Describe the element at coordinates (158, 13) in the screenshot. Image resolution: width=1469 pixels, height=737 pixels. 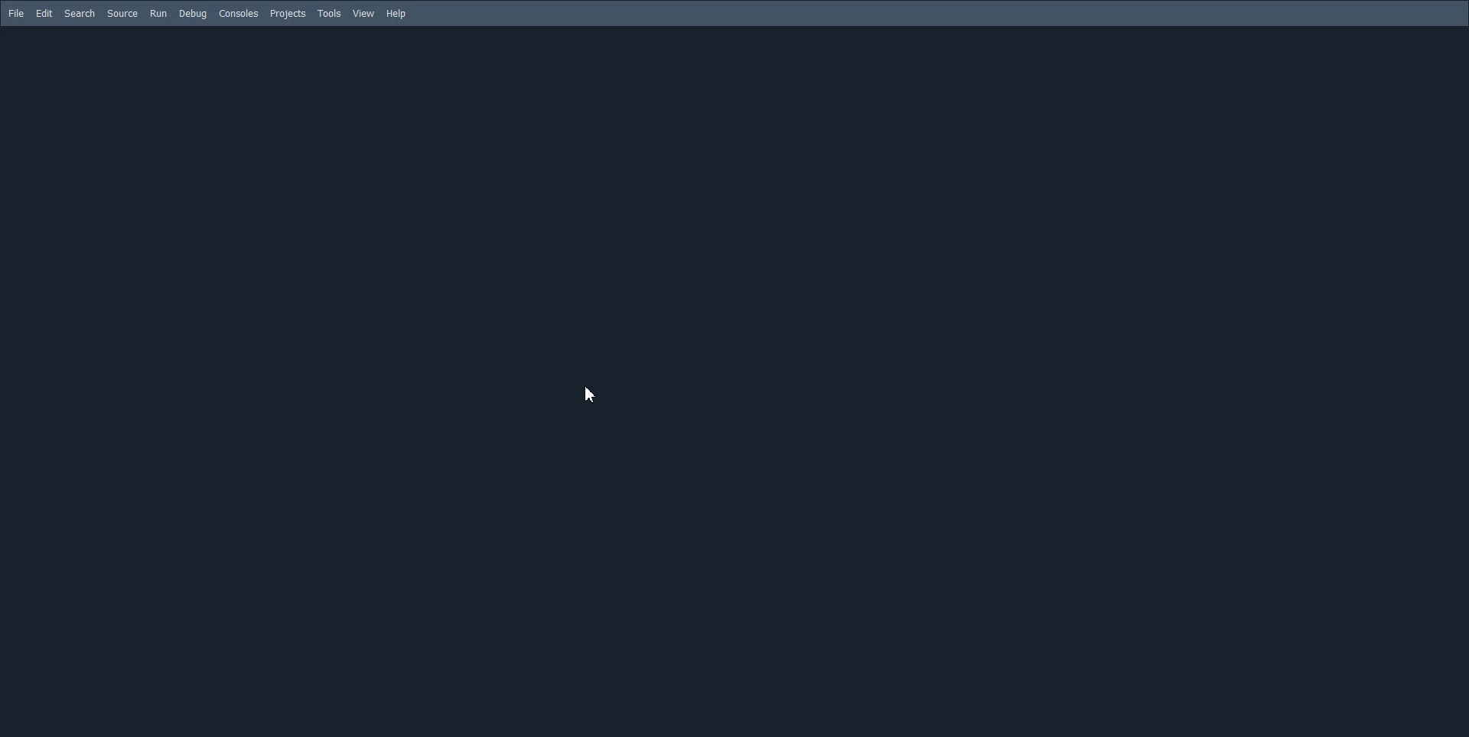
I see `Run` at that location.